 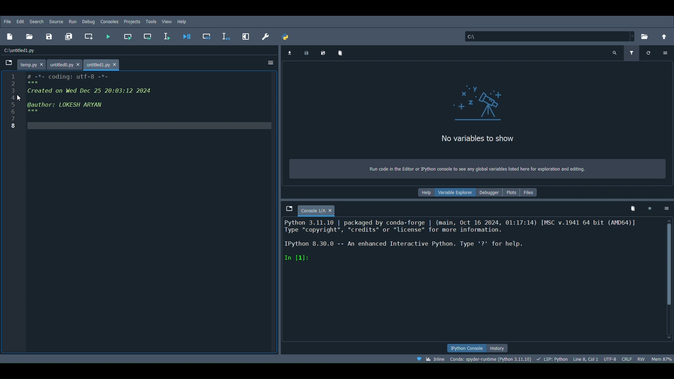 What do you see at coordinates (31, 36) in the screenshot?
I see `Open file (Ctrl + O)` at bounding box center [31, 36].